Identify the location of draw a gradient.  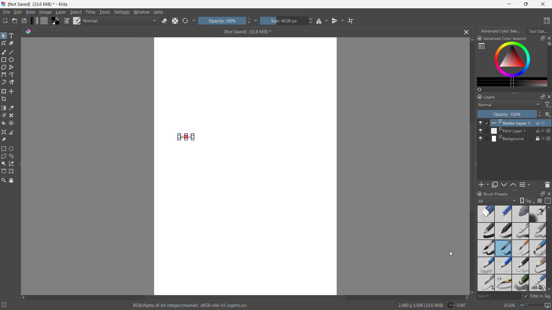
(4, 108).